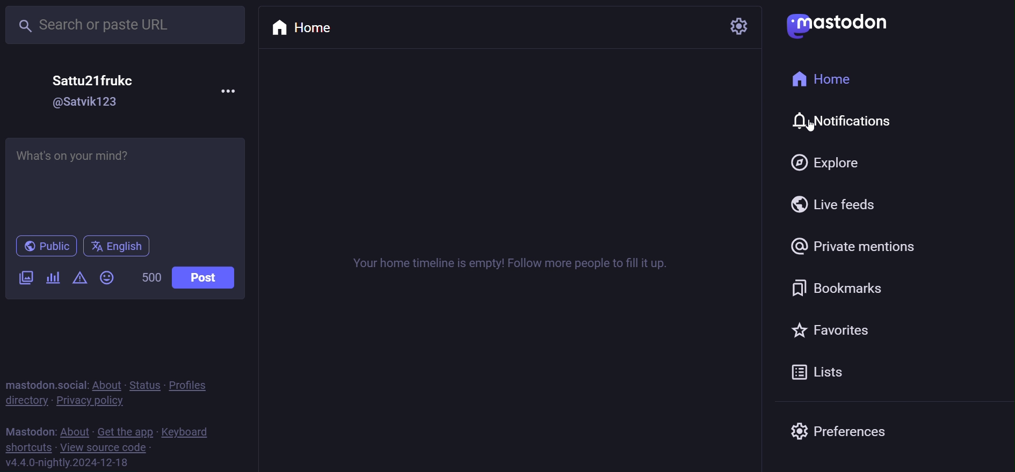  What do you see at coordinates (116, 246) in the screenshot?
I see `english` at bounding box center [116, 246].